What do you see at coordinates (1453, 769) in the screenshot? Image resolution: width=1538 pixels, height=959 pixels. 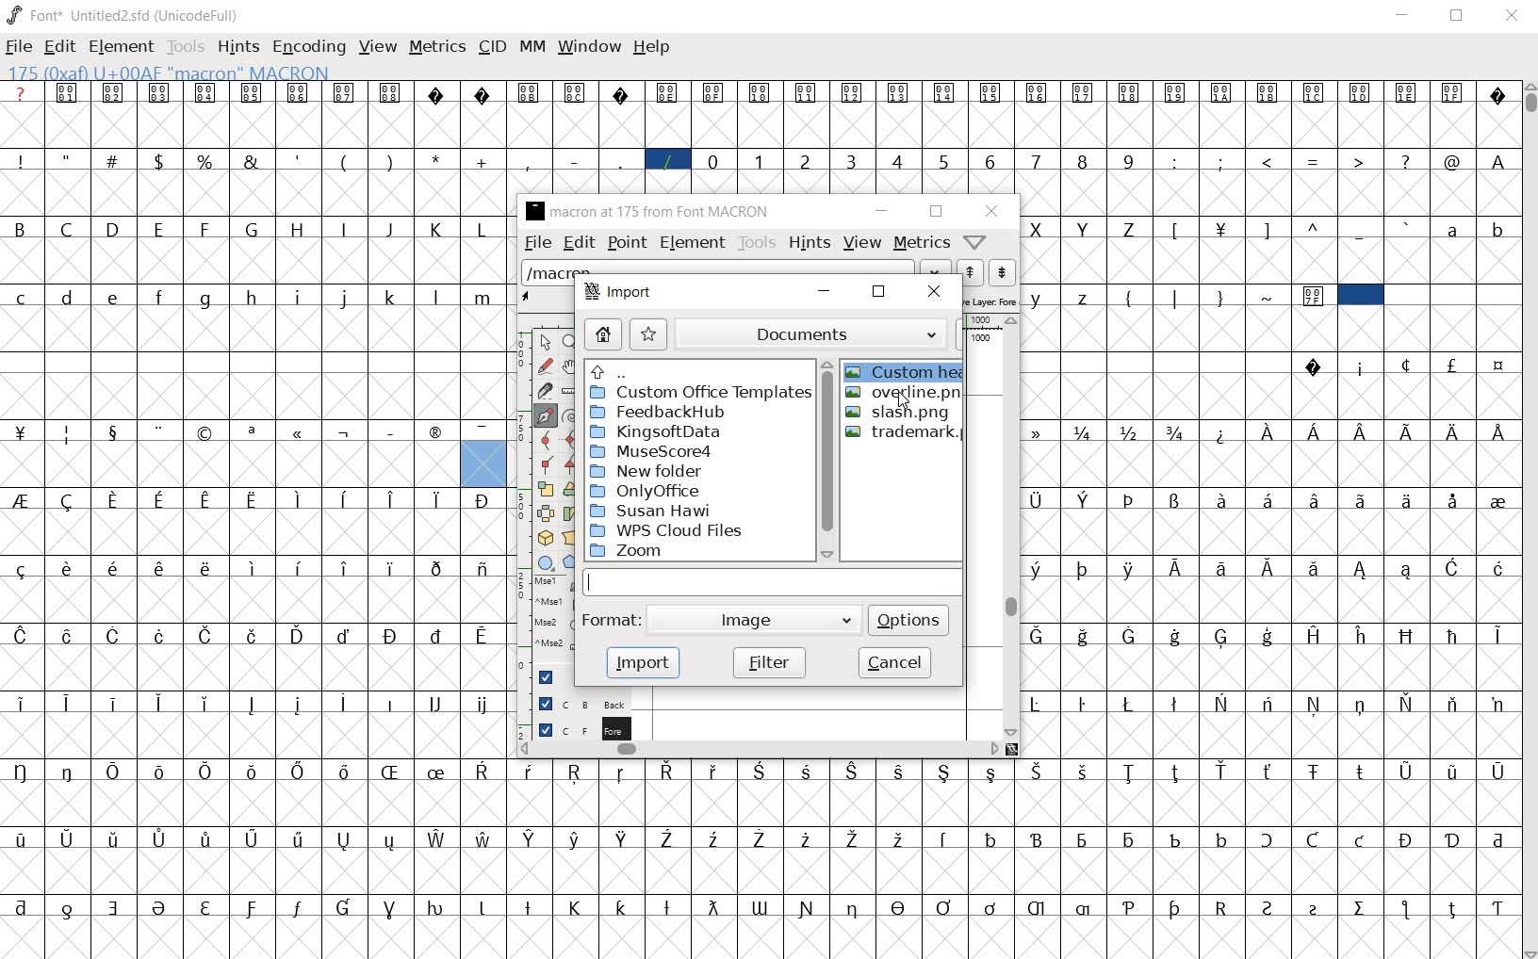 I see `Symbol` at bounding box center [1453, 769].